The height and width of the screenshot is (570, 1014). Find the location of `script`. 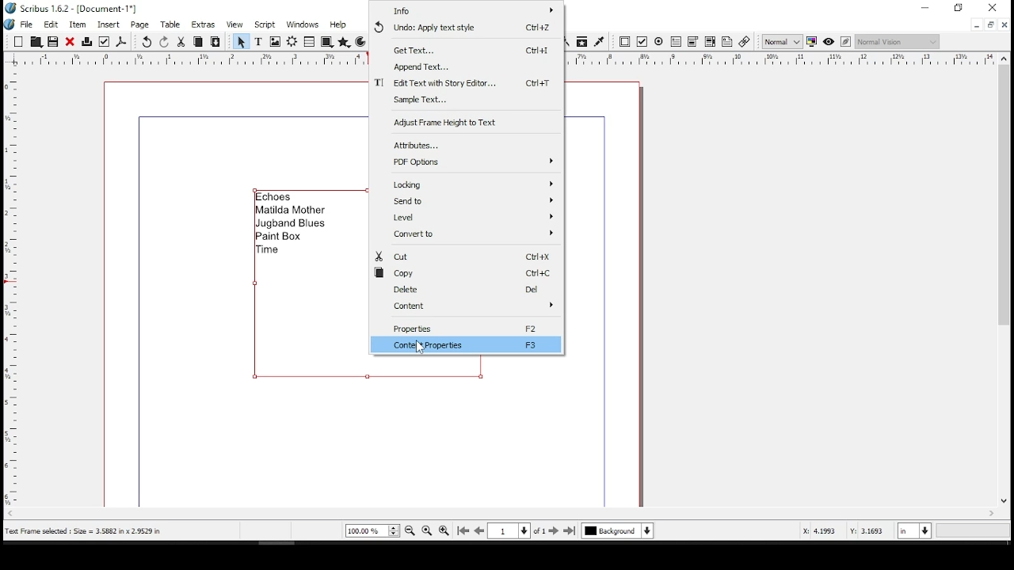

script is located at coordinates (264, 26).